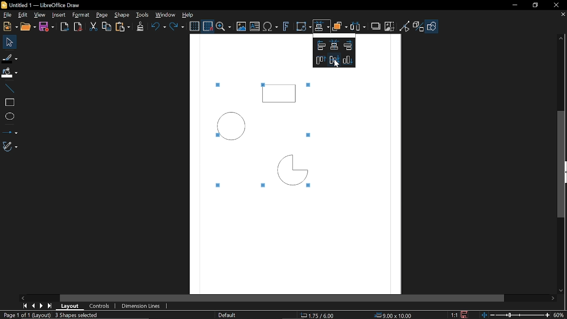 This screenshot has height=319, width=567. Describe the element at coordinates (215, 187) in the screenshot. I see `Tiny square marked around the selected objects` at that location.